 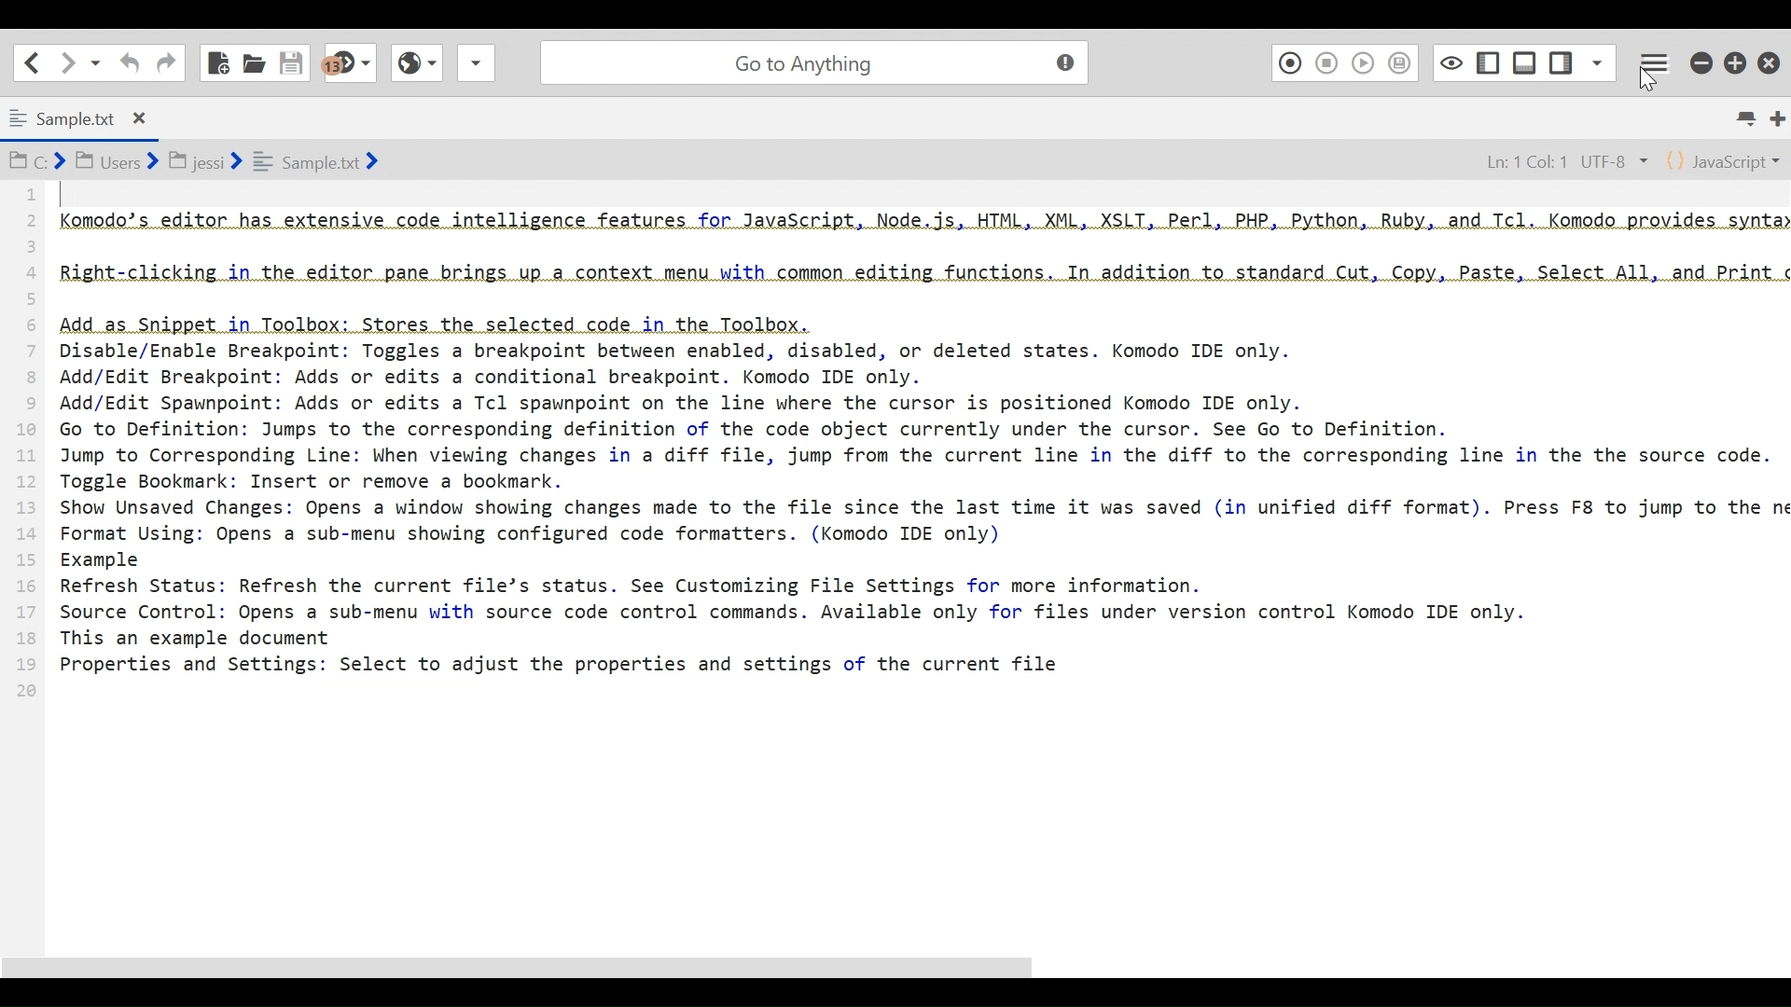 What do you see at coordinates (414, 68) in the screenshot?
I see `web` at bounding box center [414, 68].